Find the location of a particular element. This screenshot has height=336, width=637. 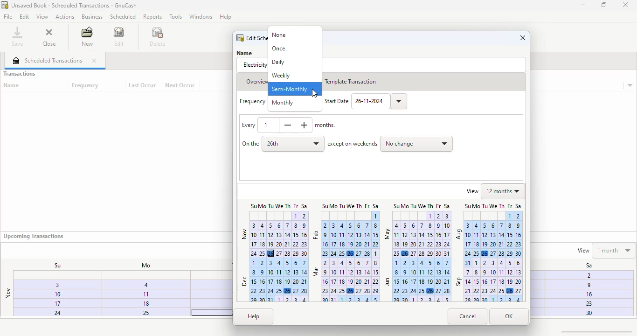

march calendar is located at coordinates (346, 280).